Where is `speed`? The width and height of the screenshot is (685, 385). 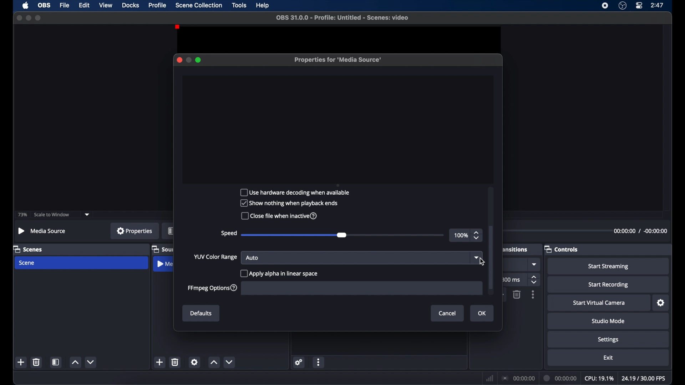
speed is located at coordinates (229, 233).